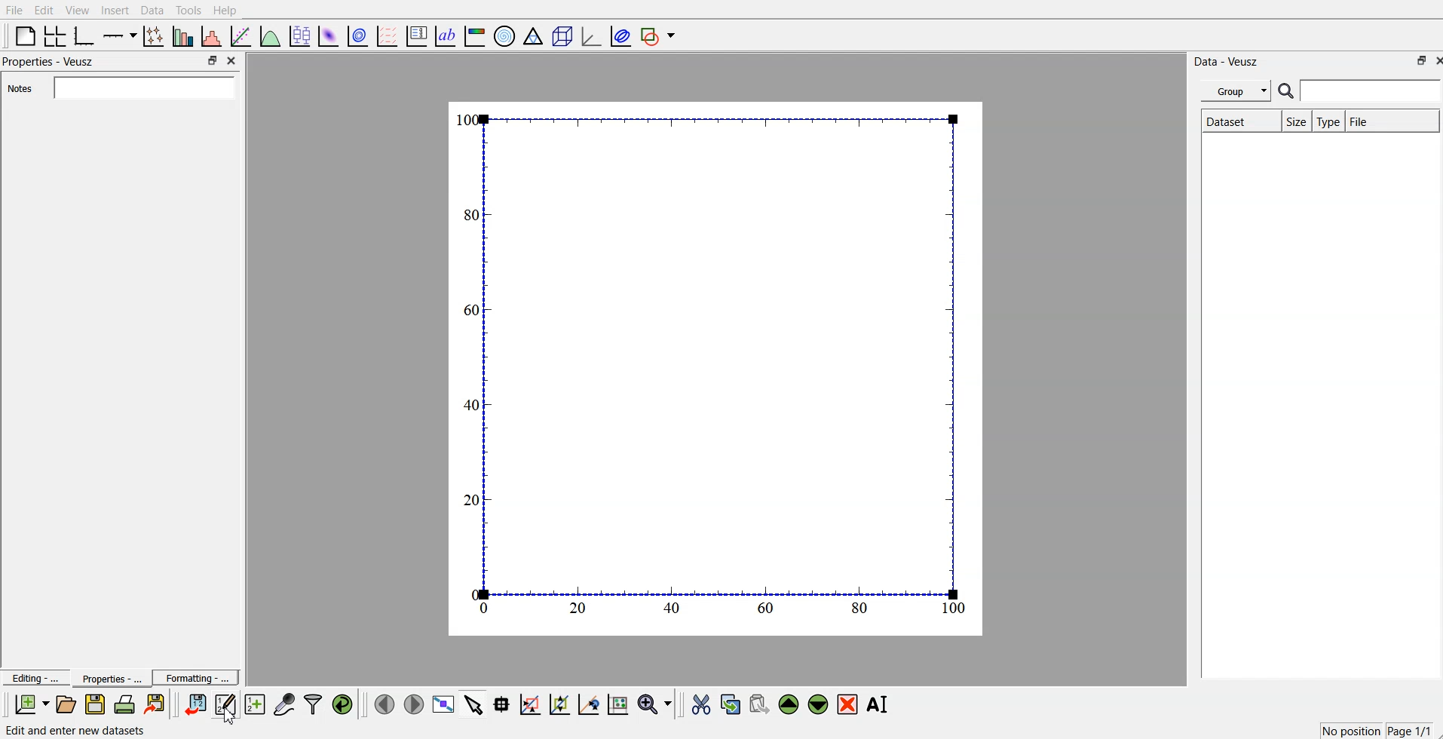  Describe the element at coordinates (155, 36) in the screenshot. I see `plot points with lines` at that location.